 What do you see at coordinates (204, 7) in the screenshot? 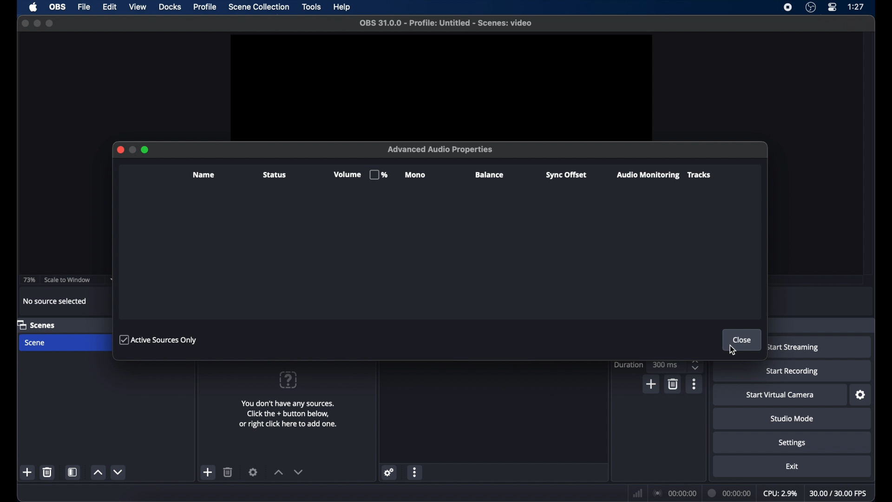
I see `profile` at bounding box center [204, 7].